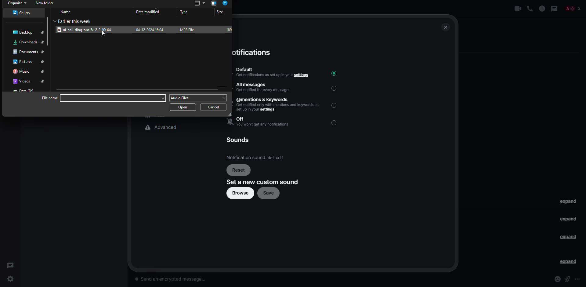 The height and width of the screenshot is (287, 586). I want to click on Downloads, so click(29, 42).